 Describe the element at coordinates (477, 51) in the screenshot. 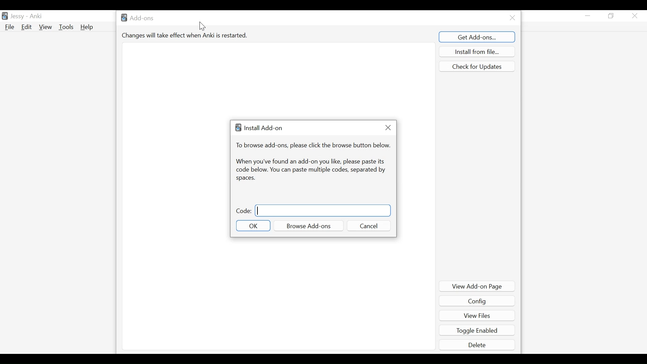

I see `Install from file` at that location.